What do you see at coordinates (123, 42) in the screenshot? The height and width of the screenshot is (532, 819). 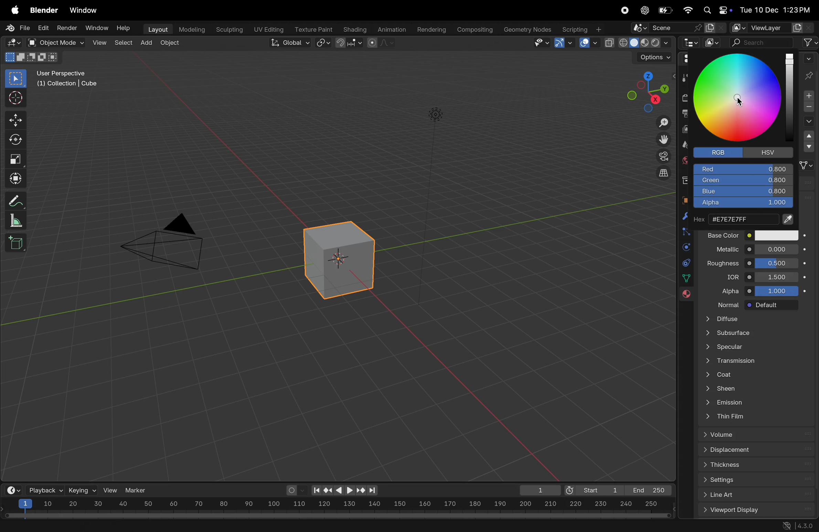 I see `select` at bounding box center [123, 42].